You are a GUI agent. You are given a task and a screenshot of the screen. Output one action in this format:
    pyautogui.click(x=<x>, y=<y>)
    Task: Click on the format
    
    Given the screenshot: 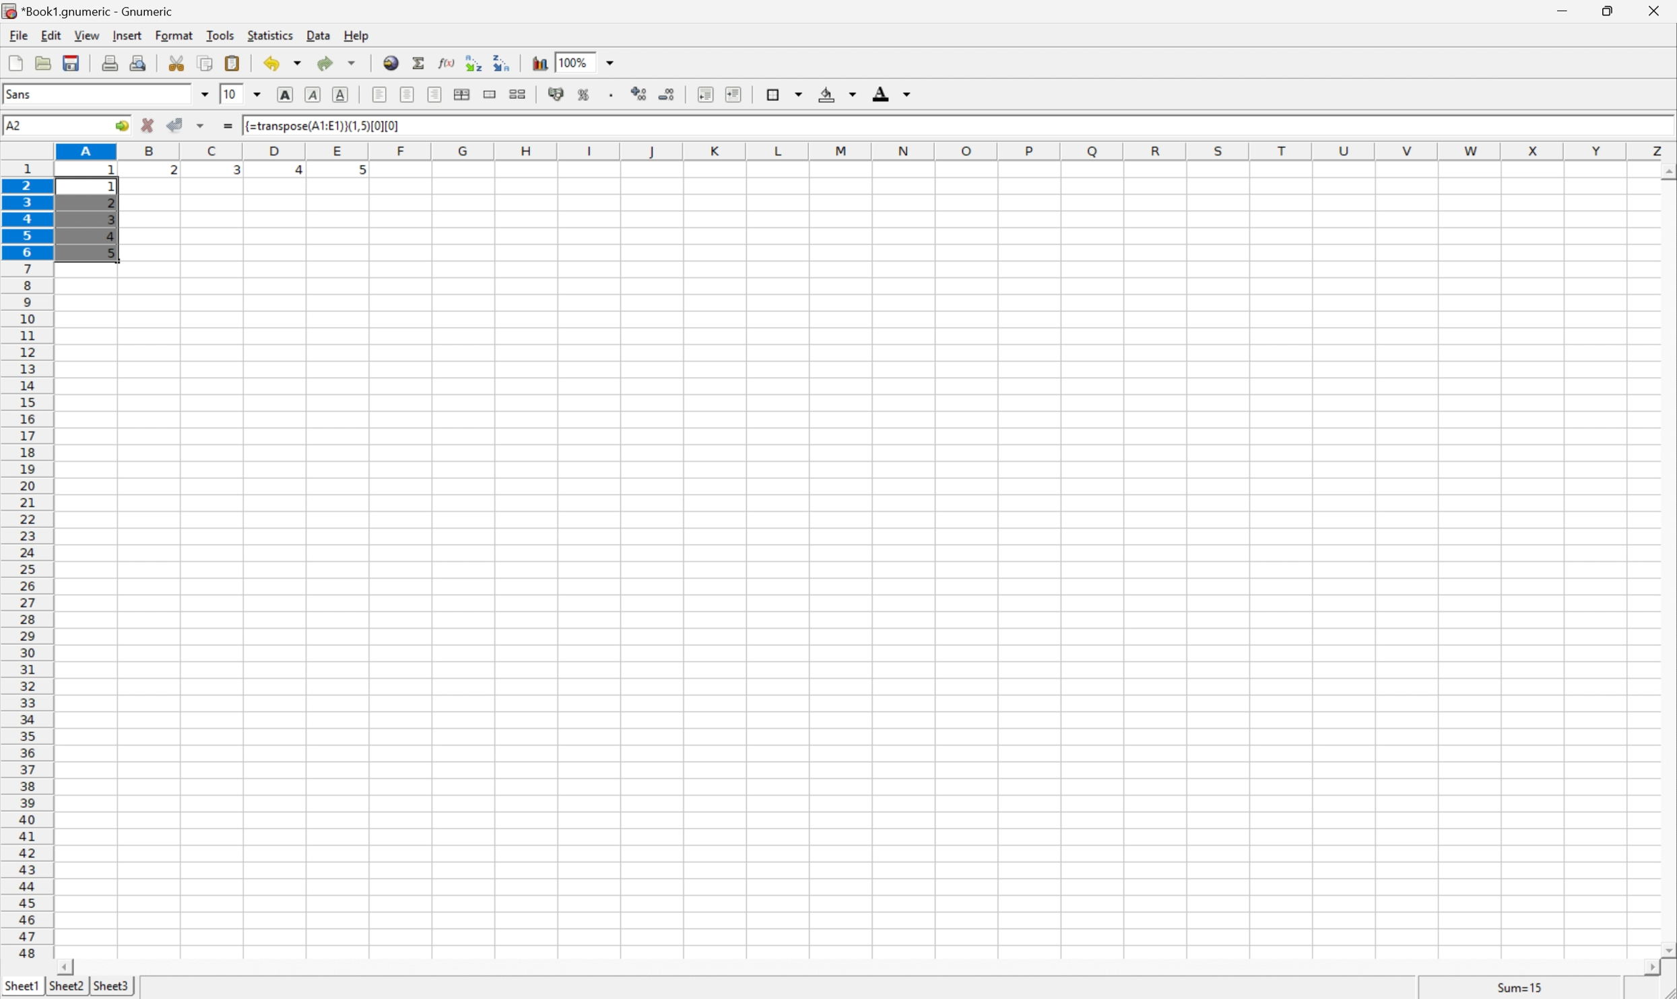 What is the action you would take?
    pyautogui.click(x=172, y=36)
    